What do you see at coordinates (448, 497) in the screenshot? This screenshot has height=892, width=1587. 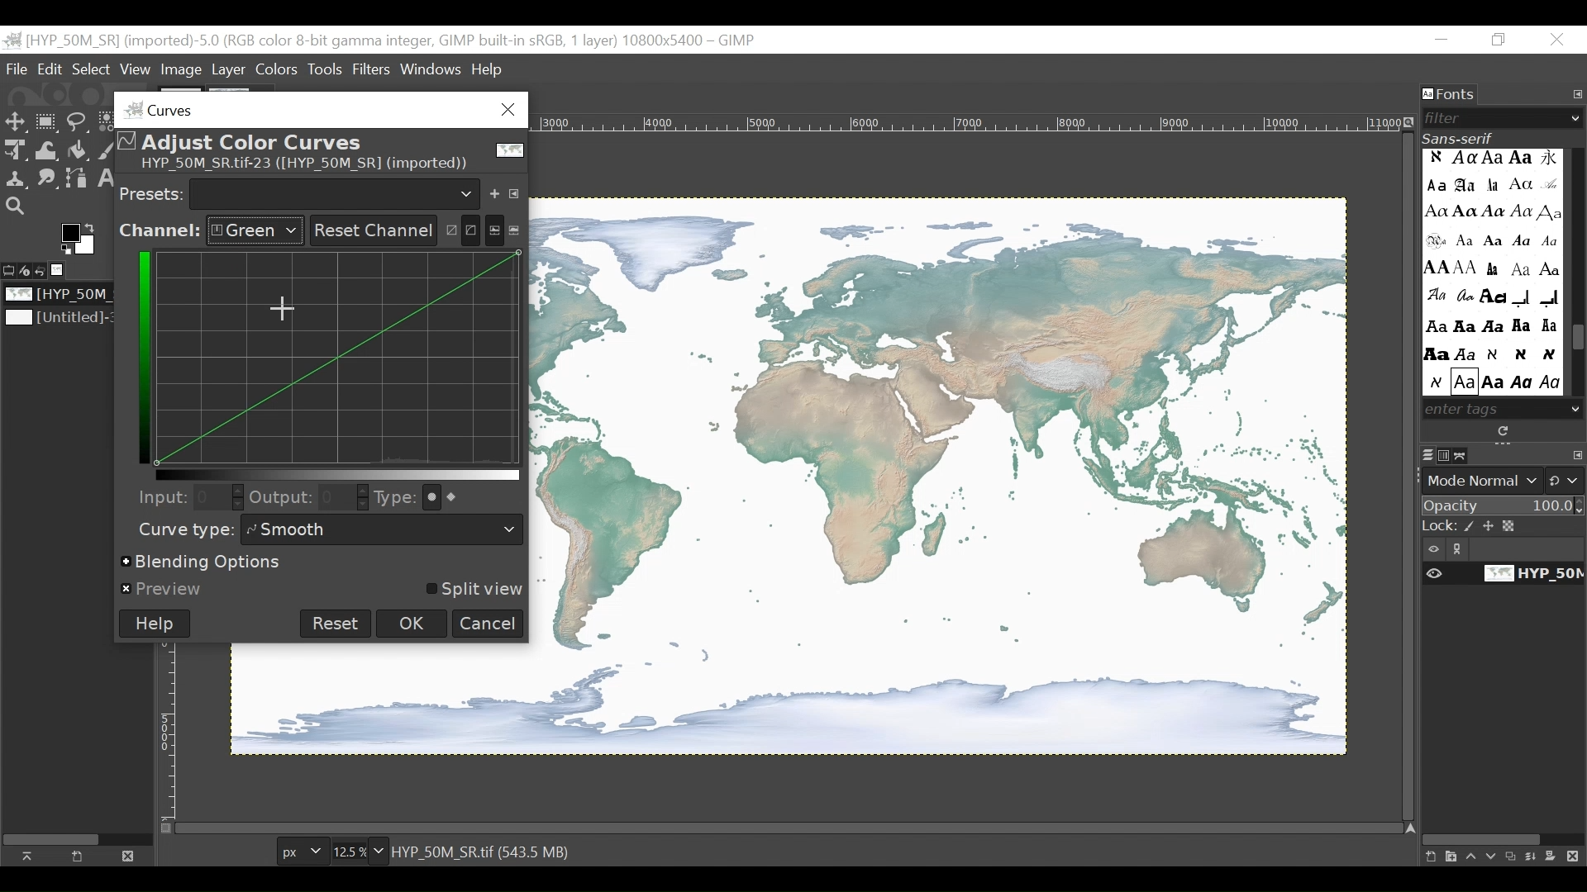 I see `Curve Type Options` at bounding box center [448, 497].